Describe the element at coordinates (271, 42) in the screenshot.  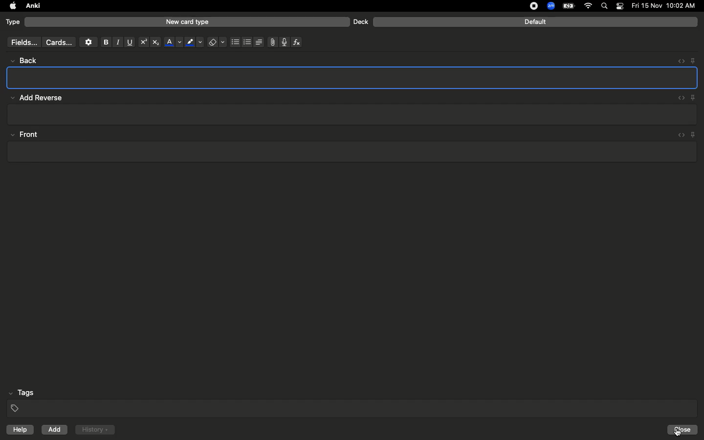
I see `File` at that location.